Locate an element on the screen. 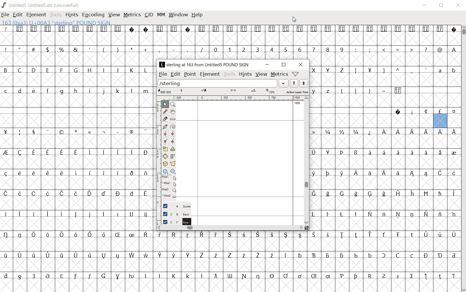  Symbol is located at coordinates (258, 277).